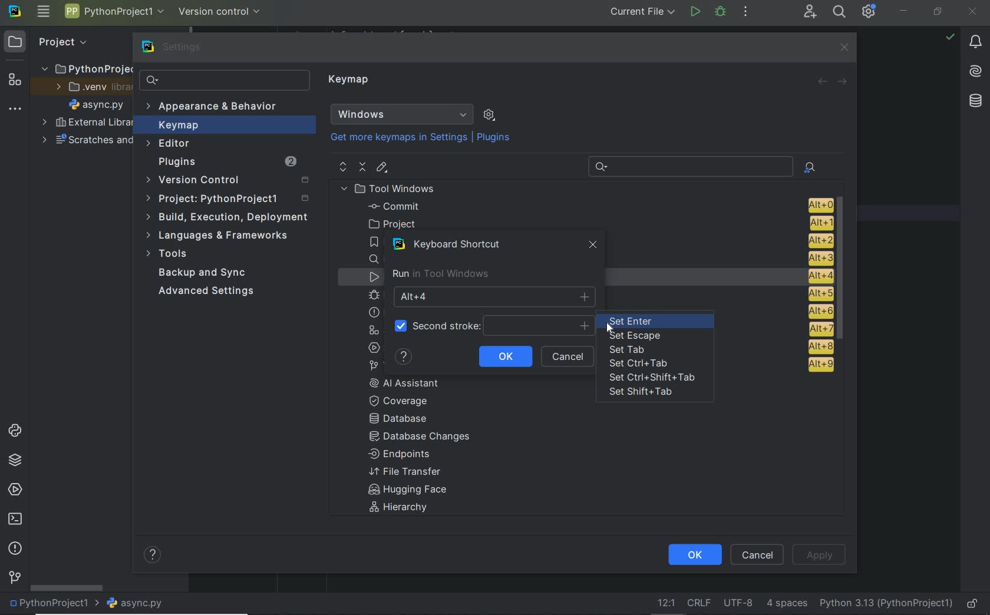  I want to click on structure, so click(13, 78).